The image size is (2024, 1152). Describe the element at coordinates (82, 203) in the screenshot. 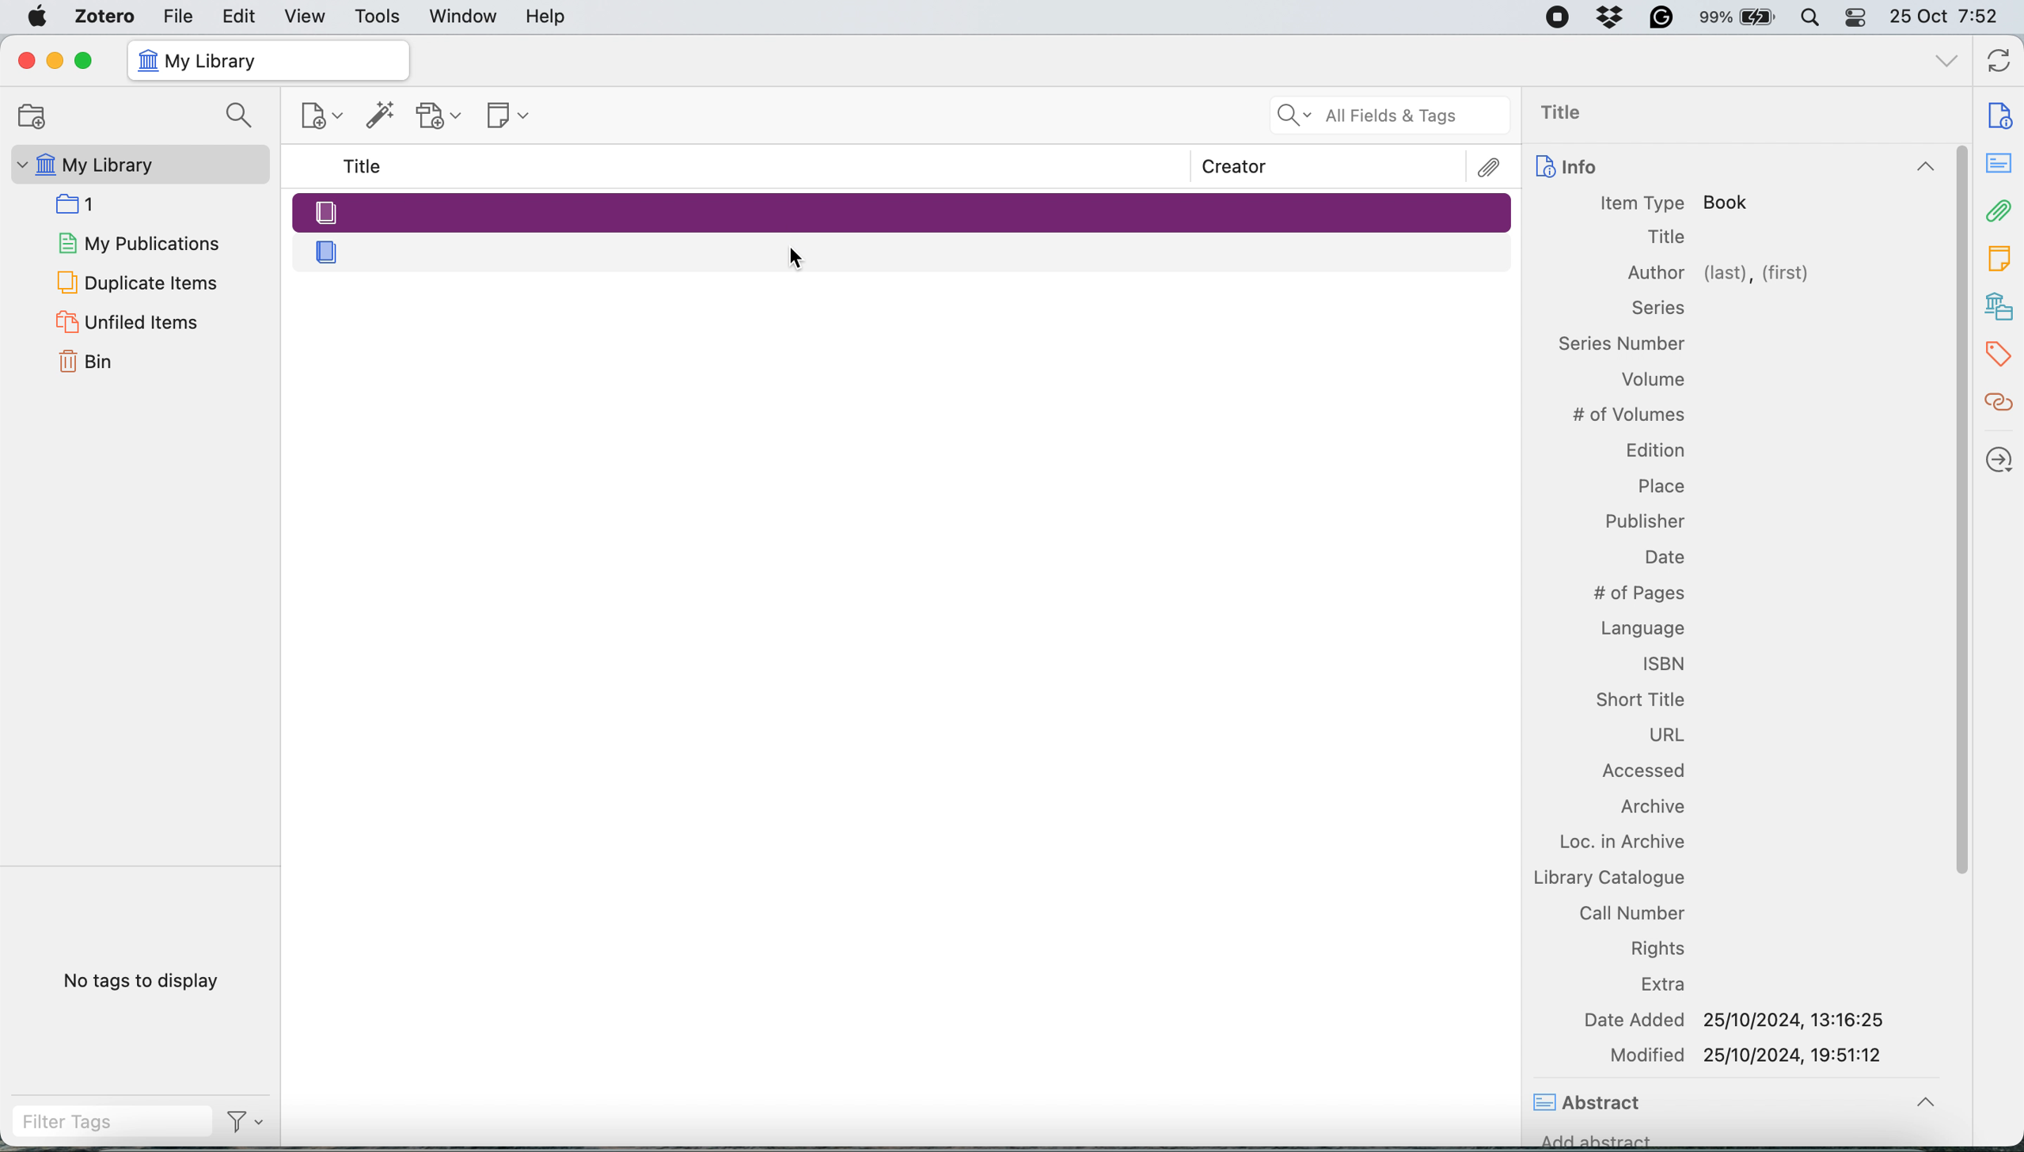

I see `1` at that location.